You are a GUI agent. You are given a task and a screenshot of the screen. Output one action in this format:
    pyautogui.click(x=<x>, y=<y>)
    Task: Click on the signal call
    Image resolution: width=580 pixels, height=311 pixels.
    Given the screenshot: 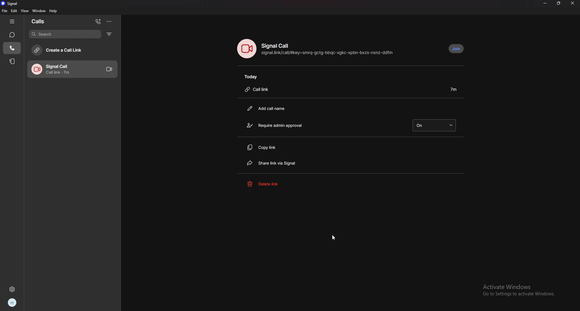 What is the action you would take?
    pyautogui.click(x=277, y=46)
    